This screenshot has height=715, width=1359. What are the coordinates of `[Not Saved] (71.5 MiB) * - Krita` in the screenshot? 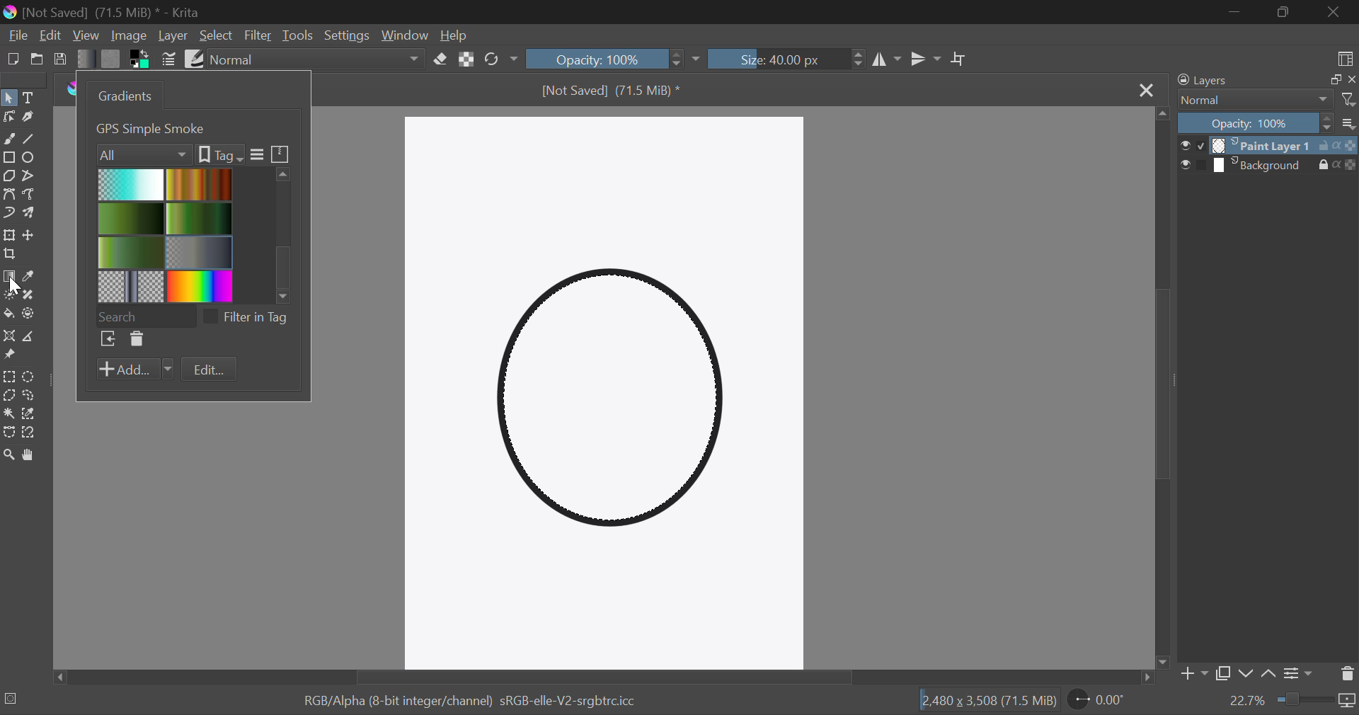 It's located at (112, 13).